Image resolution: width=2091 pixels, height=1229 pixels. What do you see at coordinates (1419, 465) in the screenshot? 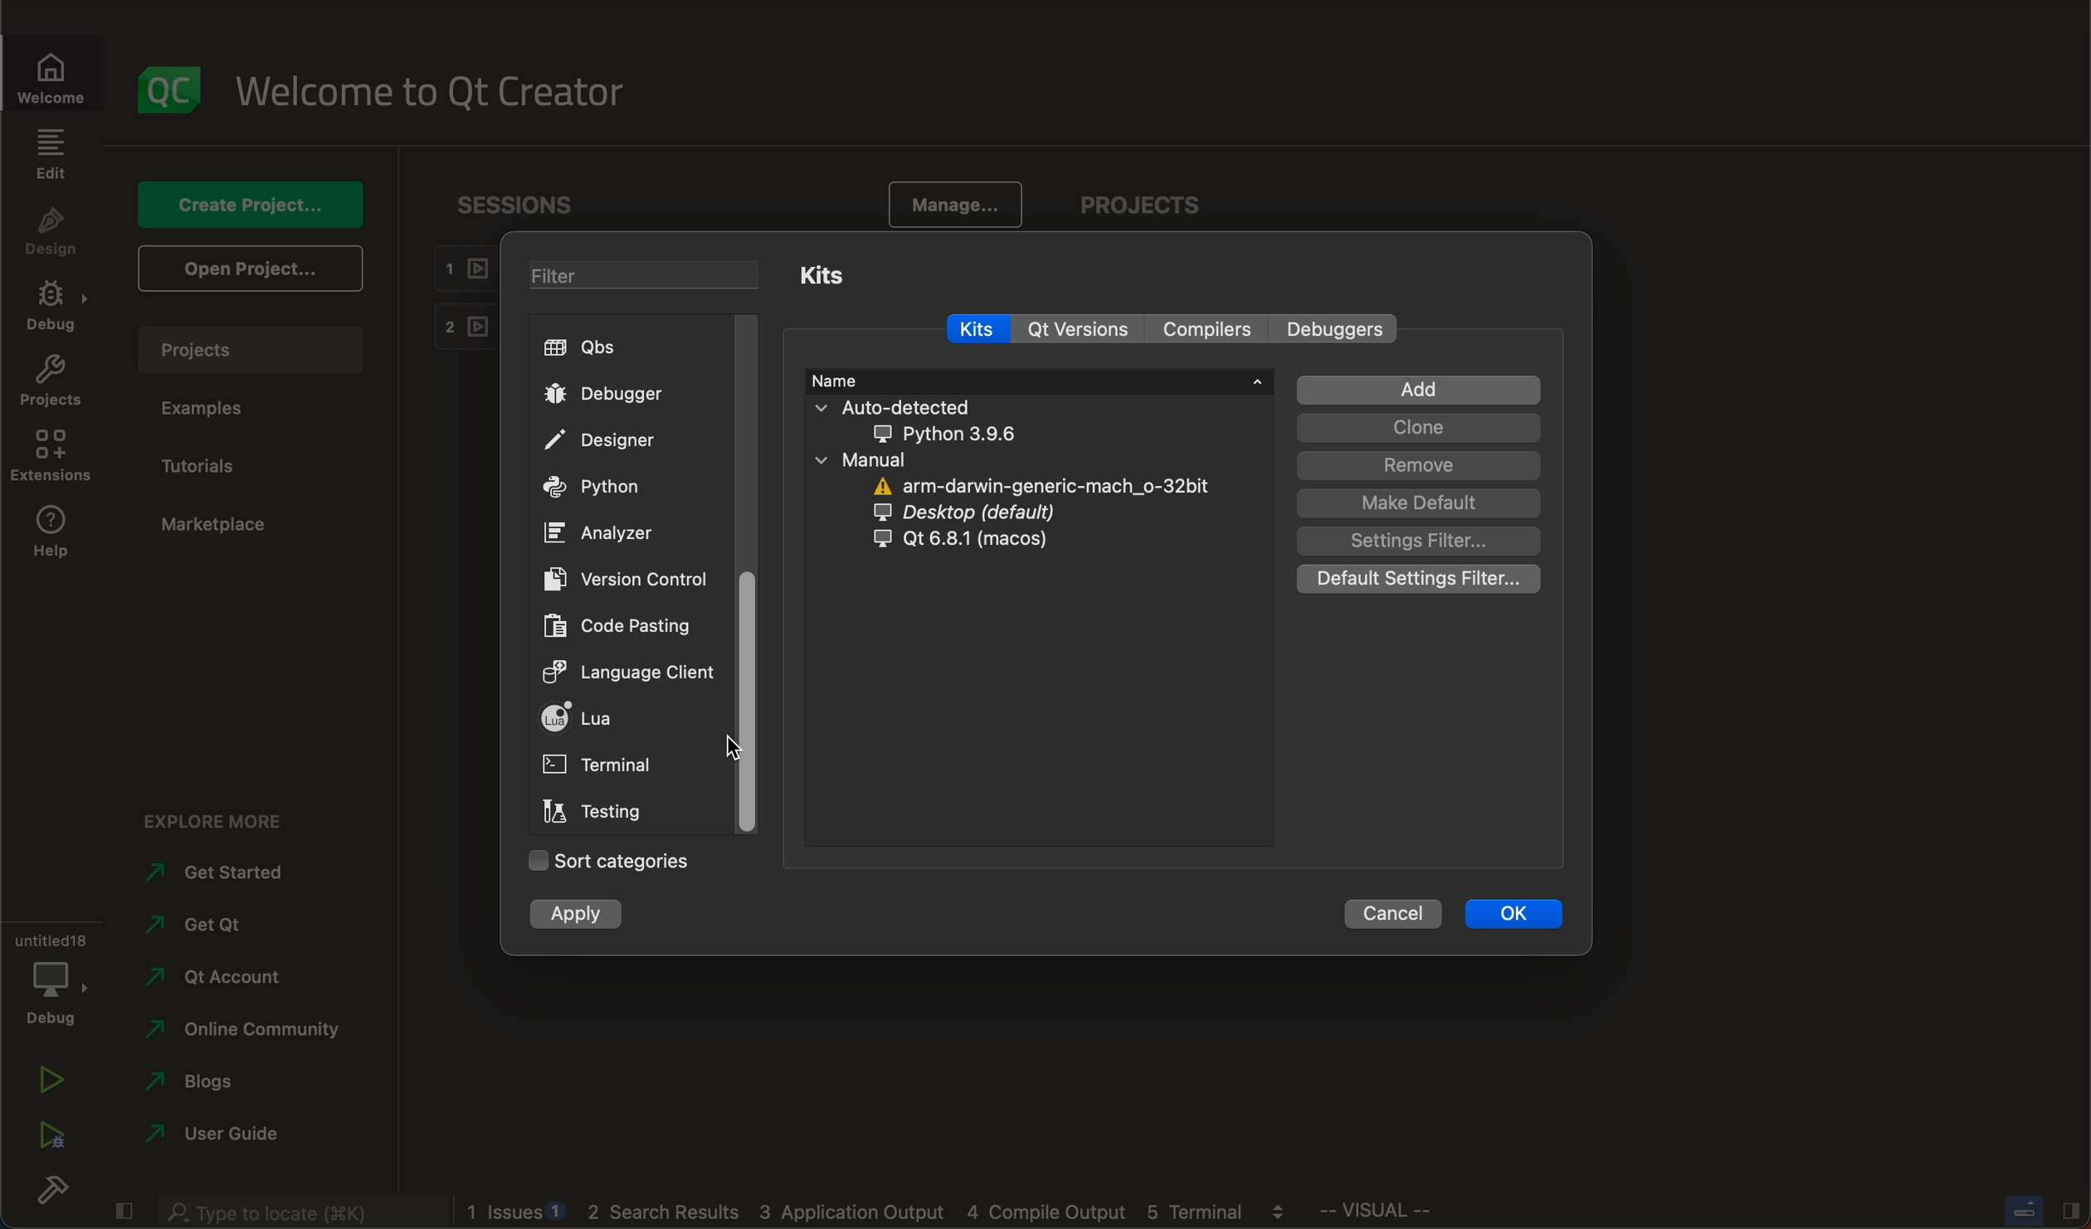
I see `remove` at bounding box center [1419, 465].